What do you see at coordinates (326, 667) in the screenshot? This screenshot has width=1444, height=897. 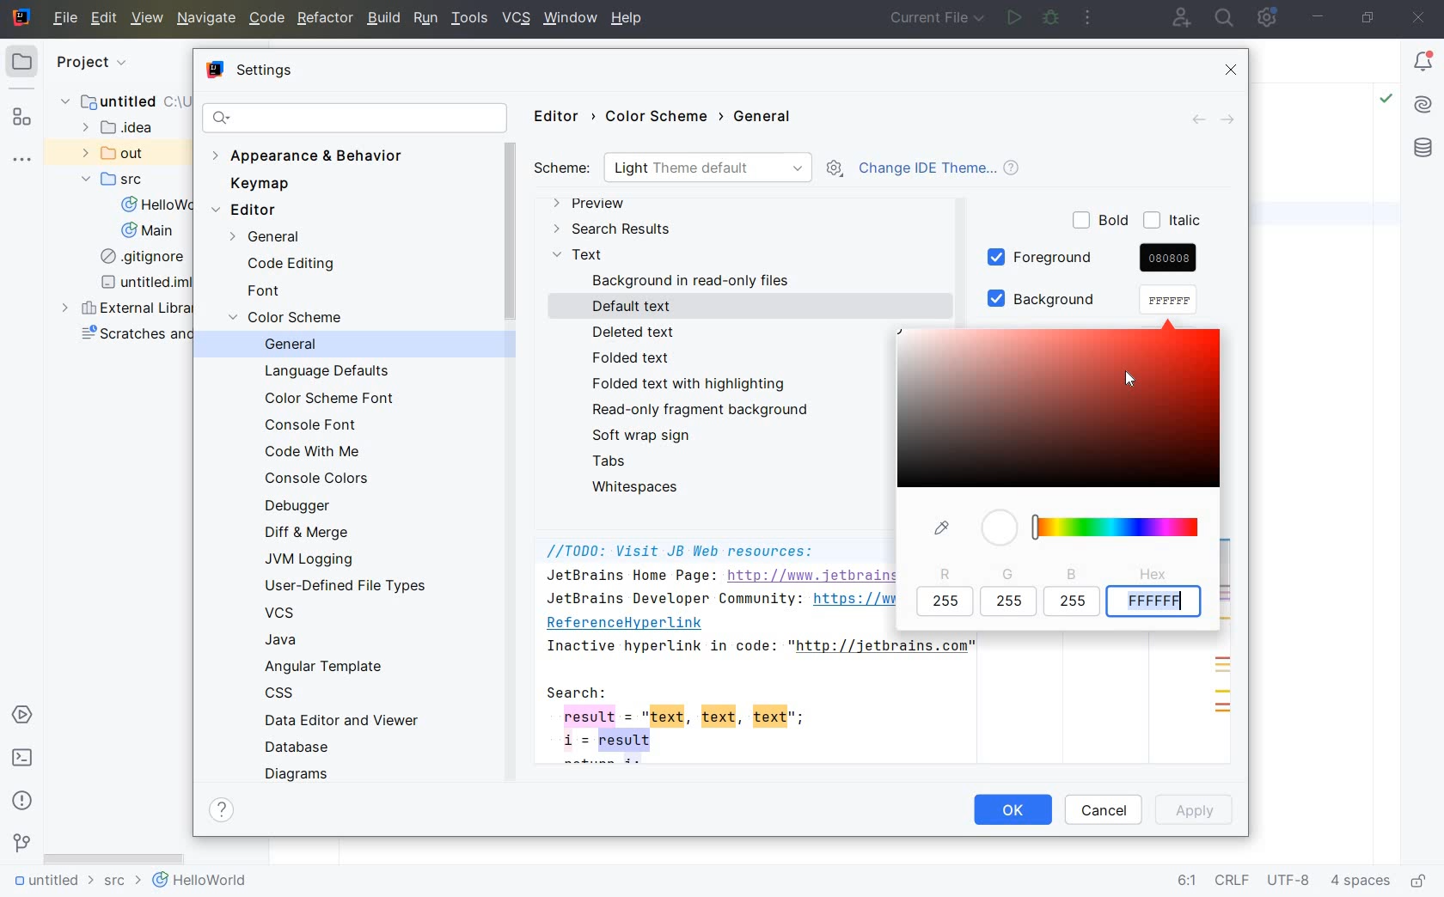 I see `ANGULAR TEMPLATE` at bounding box center [326, 667].